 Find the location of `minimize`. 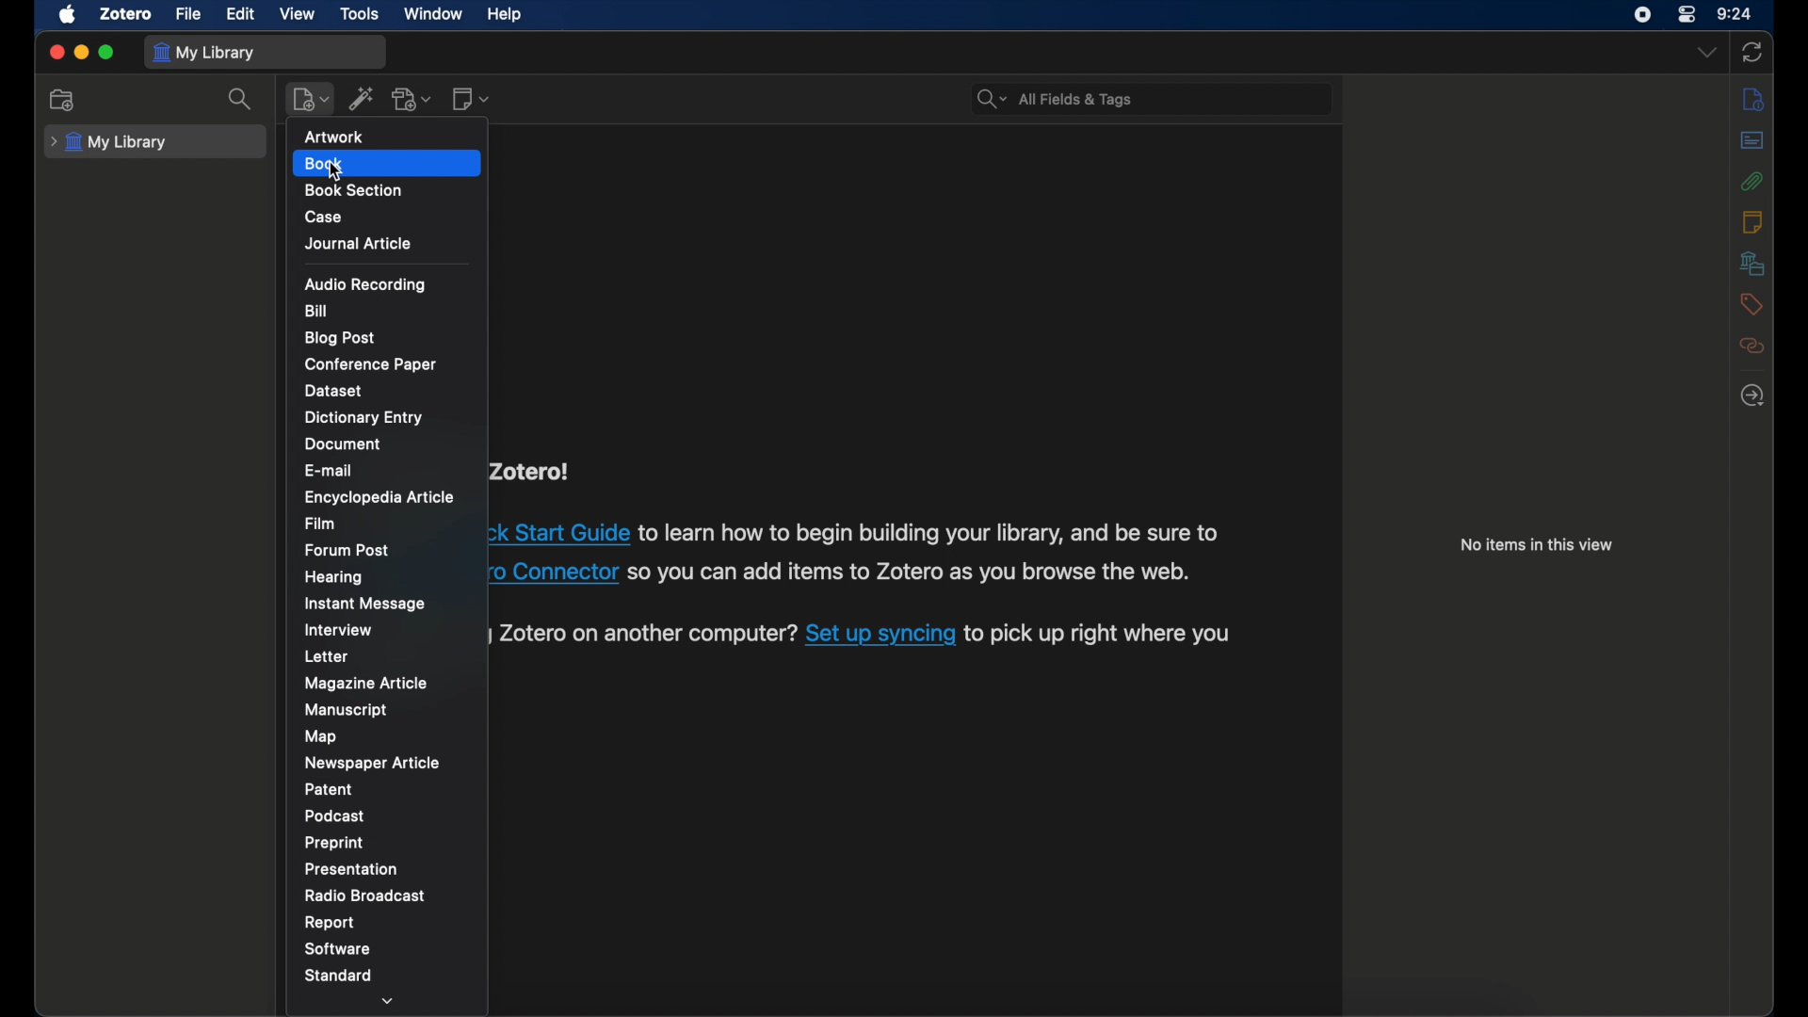

minimize is located at coordinates (80, 52).